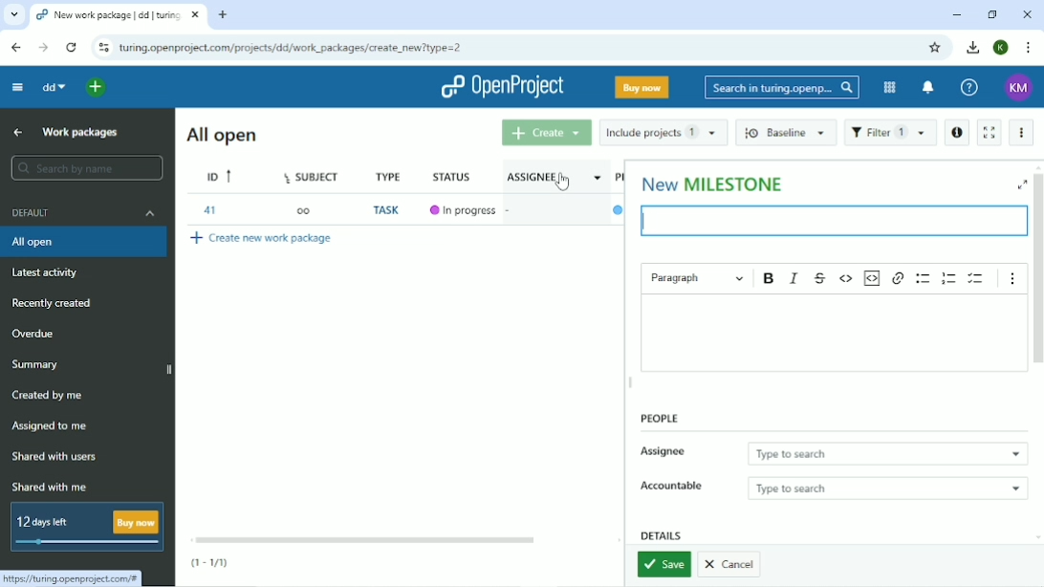 The height and width of the screenshot is (587, 1044). I want to click on Restore down, so click(993, 15).